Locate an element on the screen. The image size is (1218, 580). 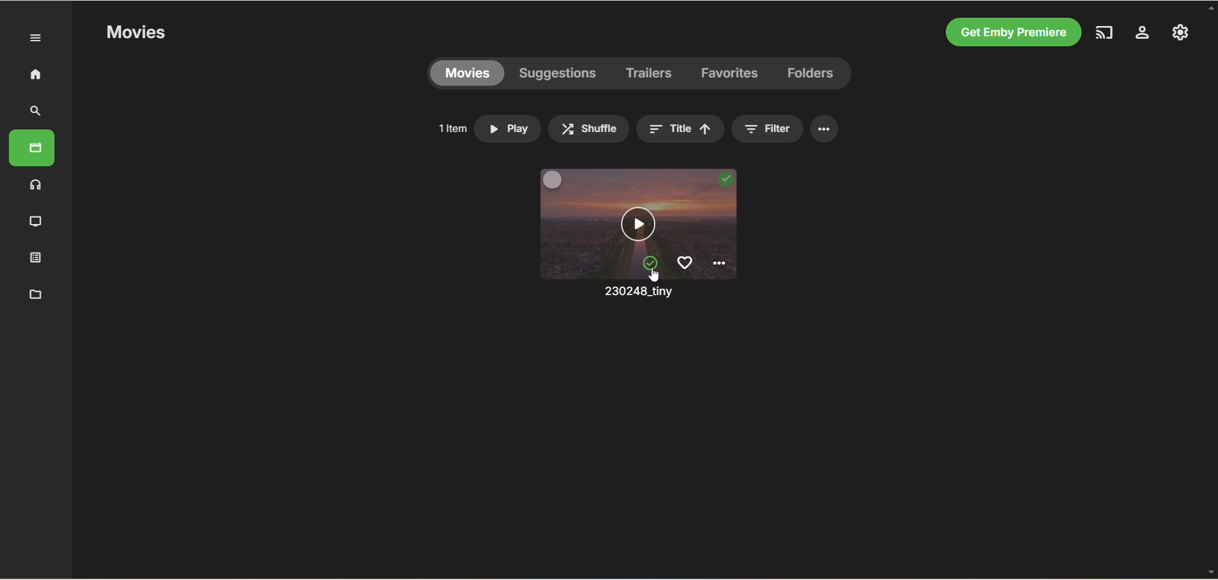
TV shows is located at coordinates (34, 220).